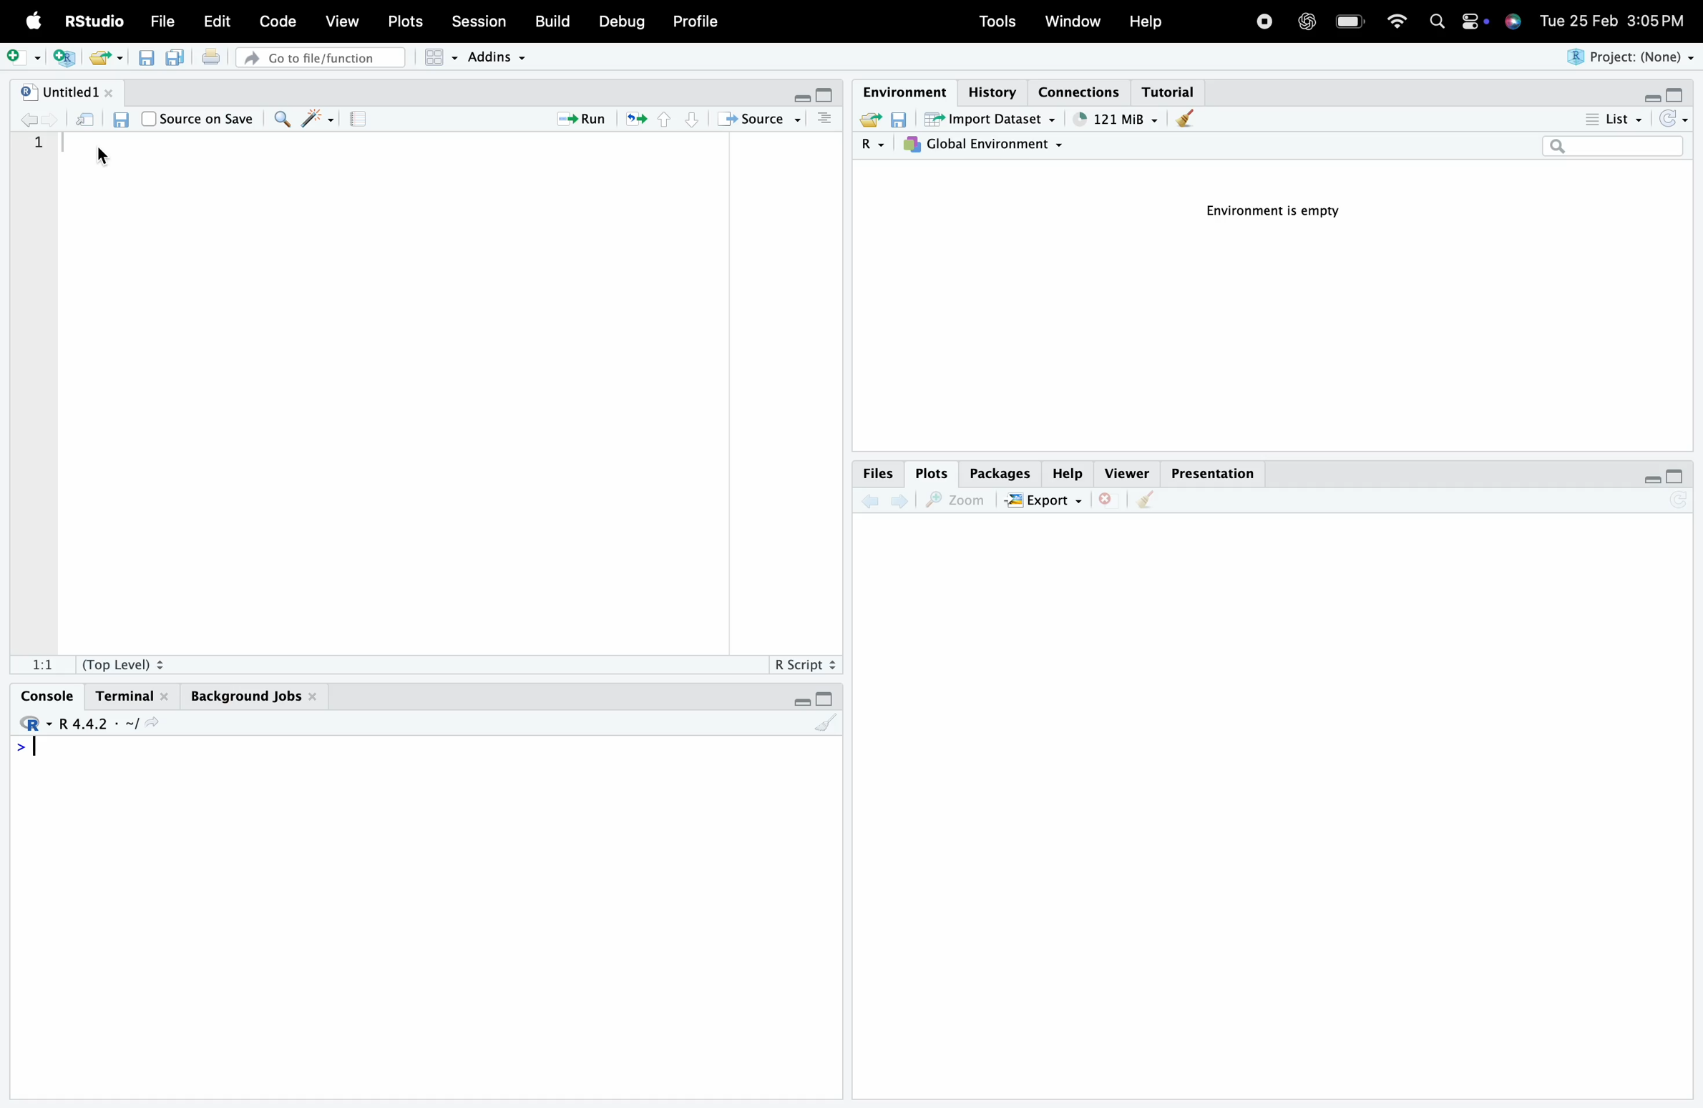 The image size is (1703, 1108). What do you see at coordinates (830, 97) in the screenshot?
I see `Maximize/Restore` at bounding box center [830, 97].